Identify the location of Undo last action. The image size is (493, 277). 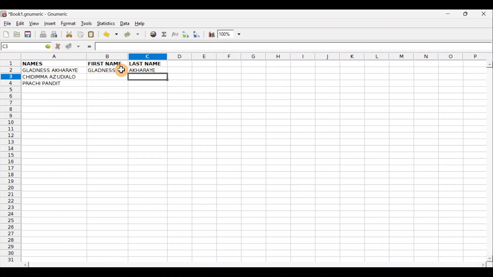
(111, 35).